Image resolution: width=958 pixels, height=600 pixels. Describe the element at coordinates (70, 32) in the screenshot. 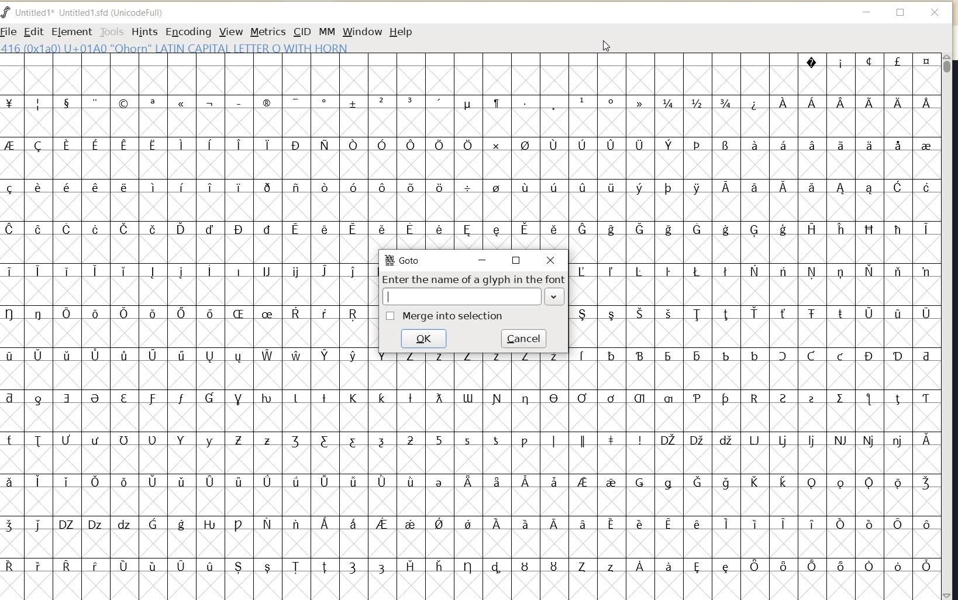

I see `ELEMENT` at that location.